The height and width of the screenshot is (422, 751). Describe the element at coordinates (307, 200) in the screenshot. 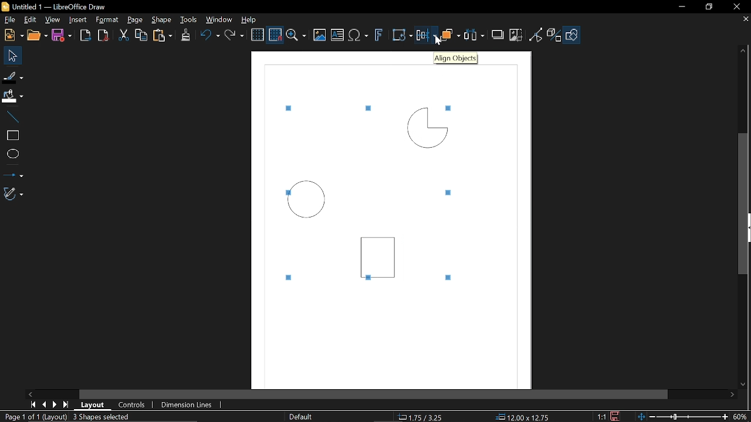

I see `Circle` at that location.